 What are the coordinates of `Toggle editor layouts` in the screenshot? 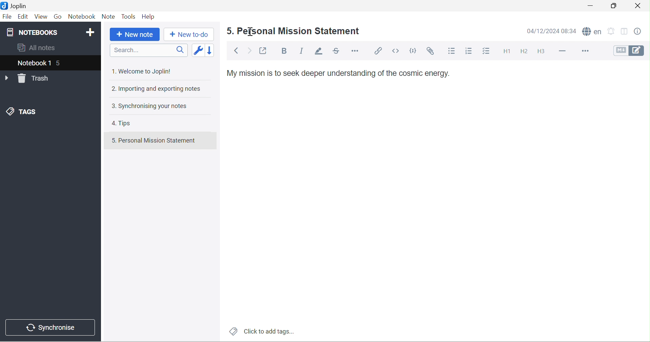 It's located at (626, 32).